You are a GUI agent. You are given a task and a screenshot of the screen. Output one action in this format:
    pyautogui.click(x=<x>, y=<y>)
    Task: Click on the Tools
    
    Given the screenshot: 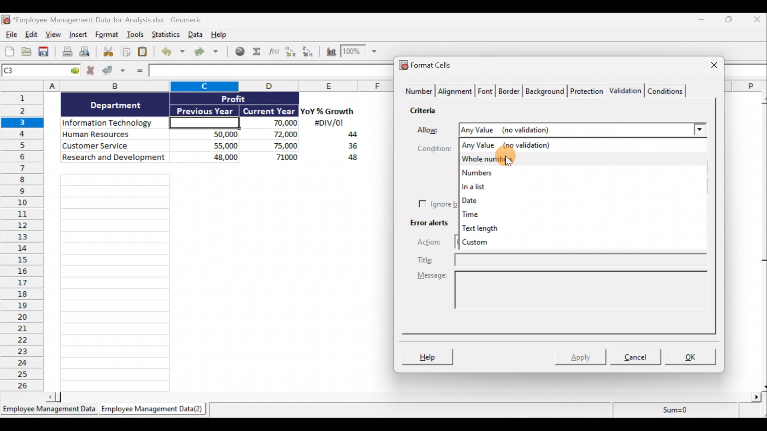 What is the action you would take?
    pyautogui.click(x=135, y=36)
    